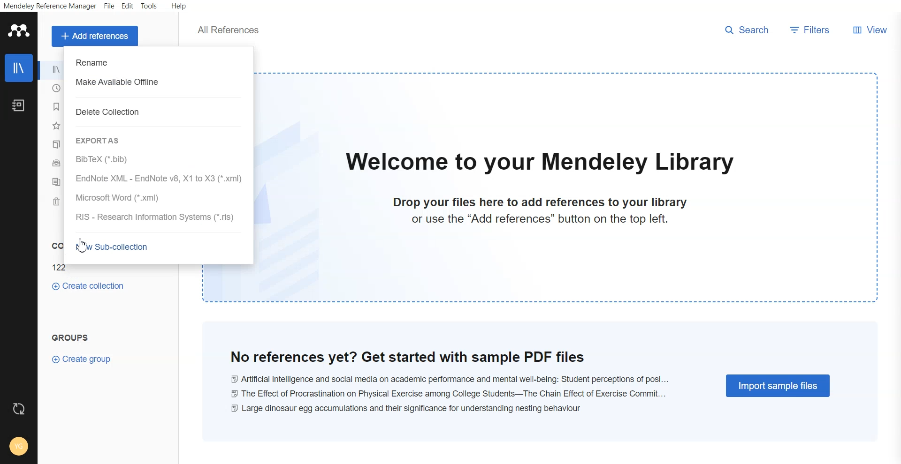 Image resolution: width=901 pixels, height=464 pixels. I want to click on Rename, so click(148, 63).